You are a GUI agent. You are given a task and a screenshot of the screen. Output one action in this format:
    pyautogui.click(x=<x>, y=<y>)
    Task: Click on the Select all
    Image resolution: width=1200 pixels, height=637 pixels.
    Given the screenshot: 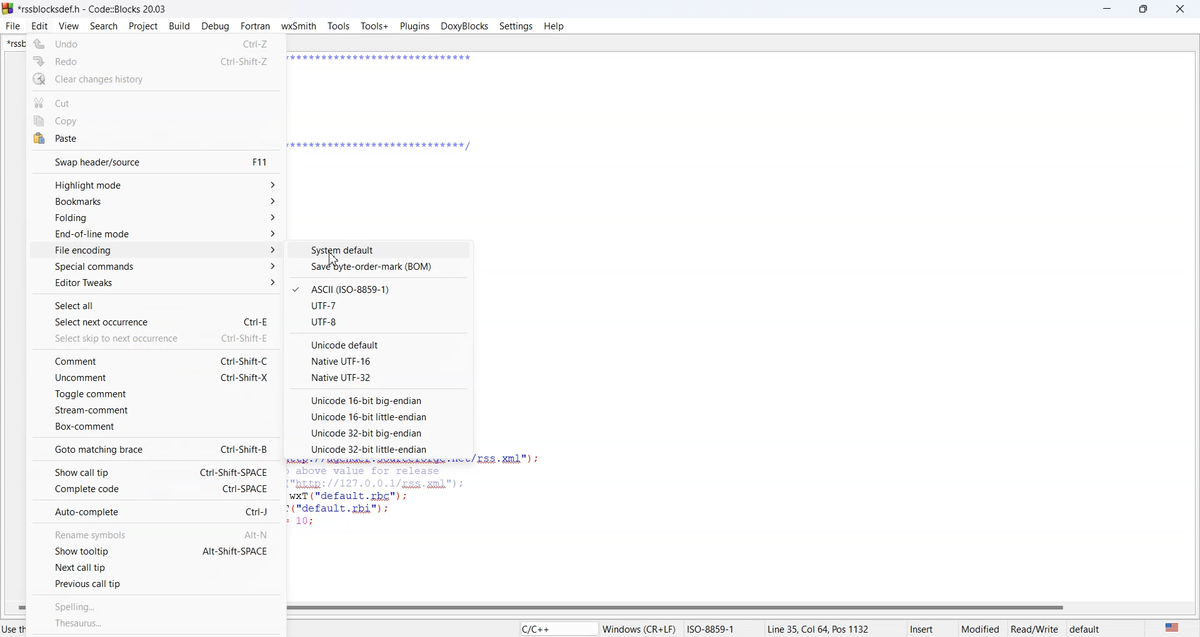 What is the action you would take?
    pyautogui.click(x=156, y=304)
    